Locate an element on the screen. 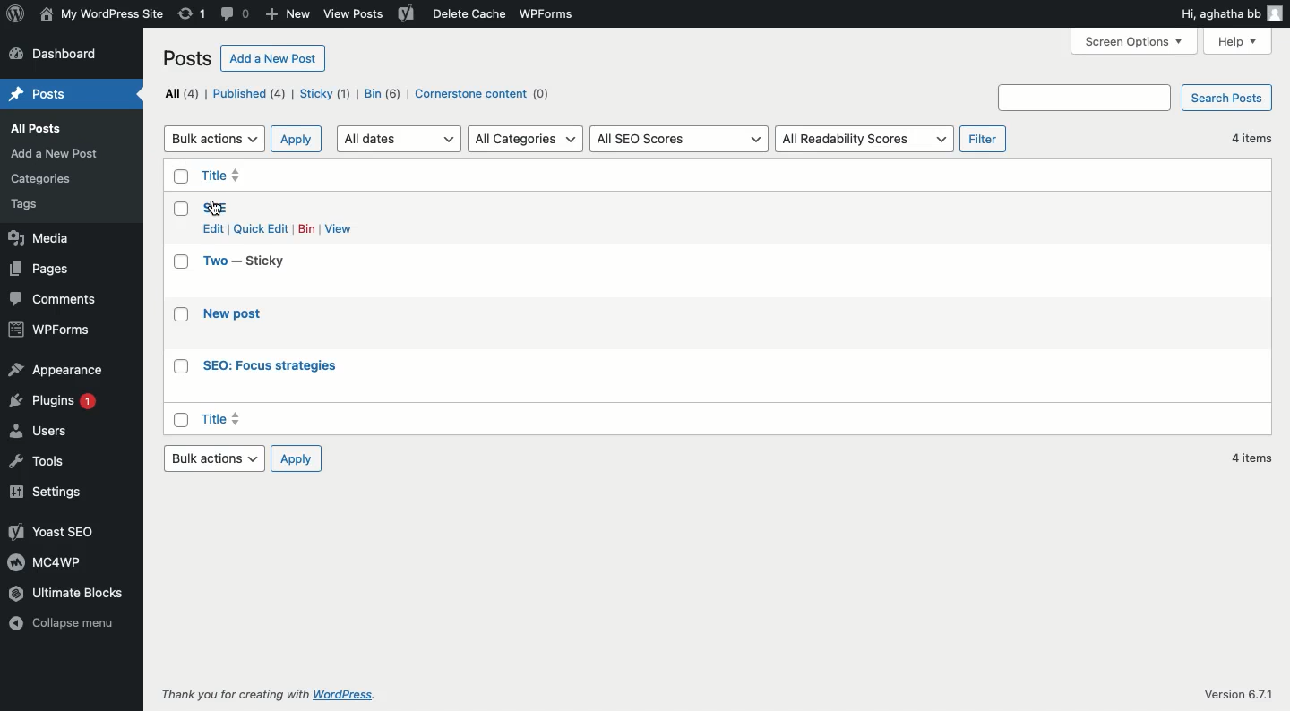 The height and width of the screenshot is (711, 1290). New is located at coordinates (288, 15).